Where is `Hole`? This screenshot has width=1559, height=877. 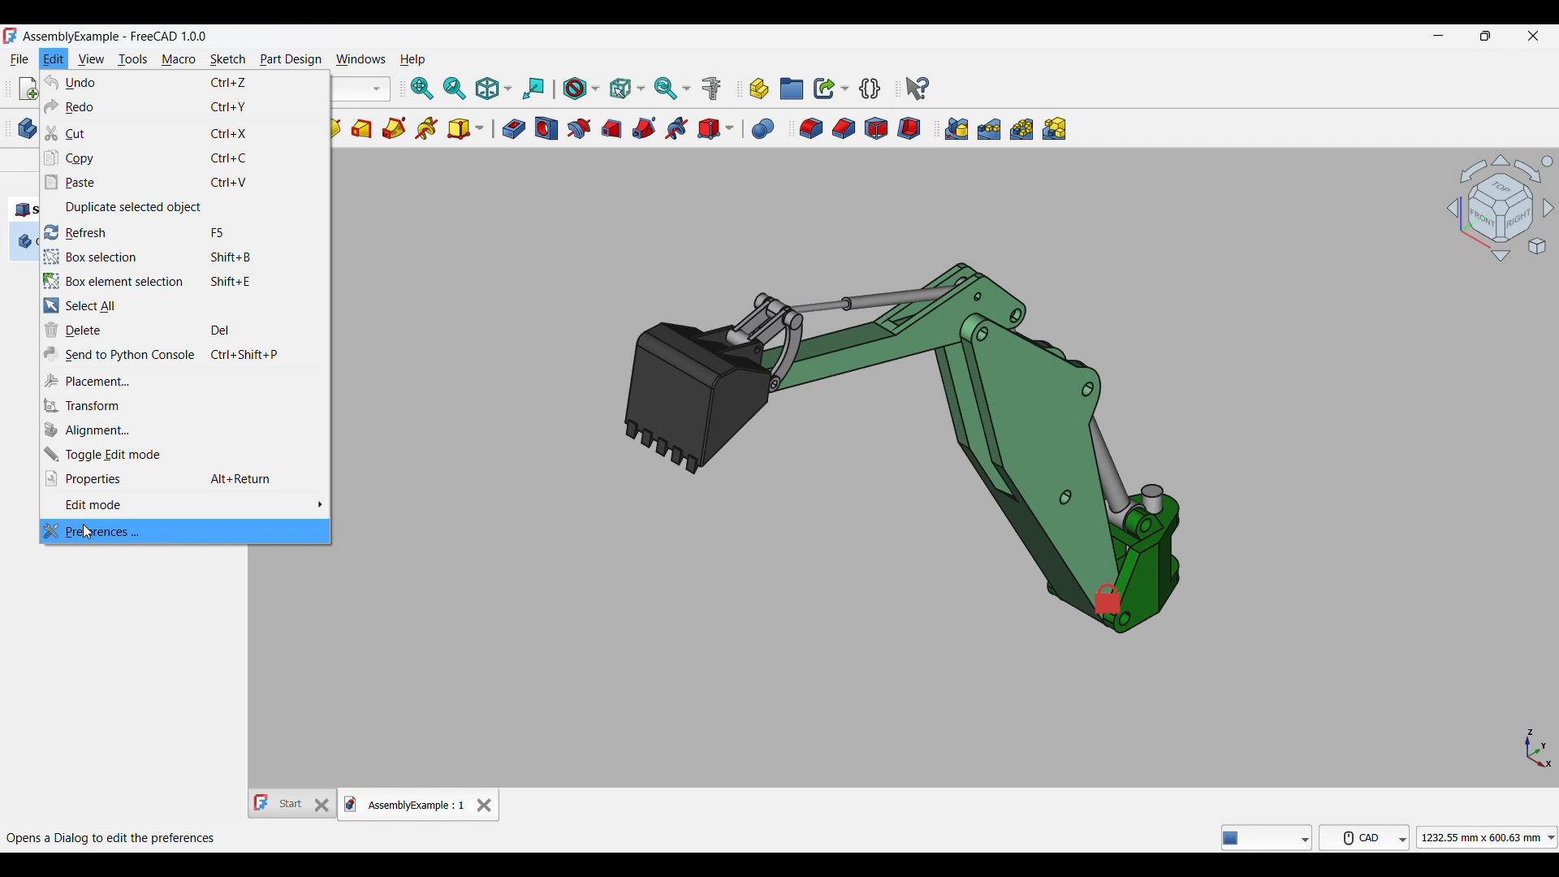 Hole is located at coordinates (546, 128).